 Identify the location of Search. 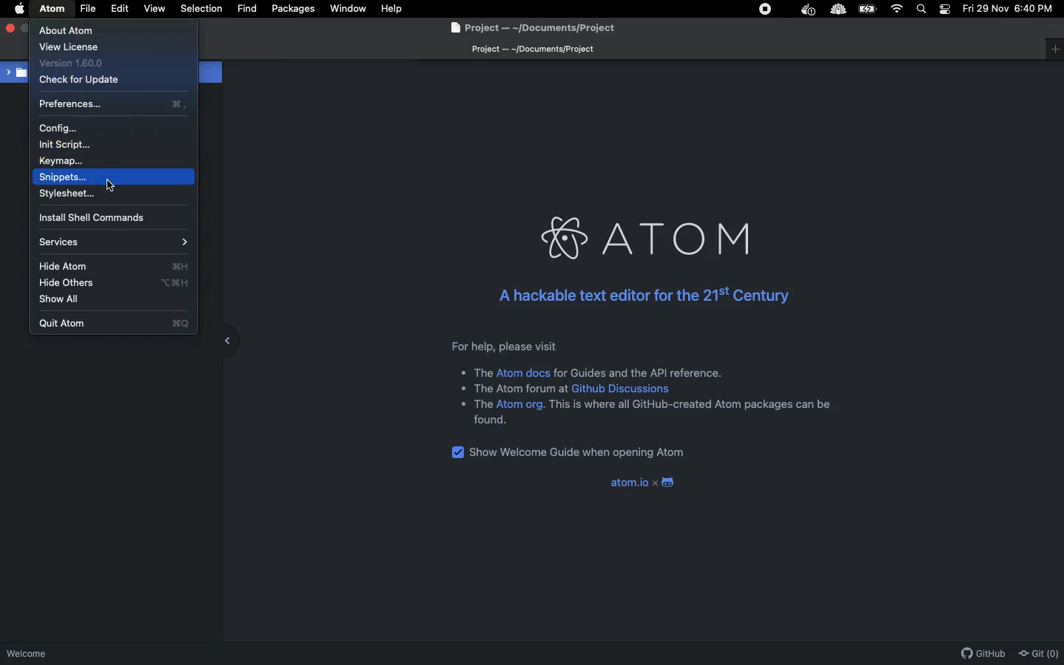
(923, 9).